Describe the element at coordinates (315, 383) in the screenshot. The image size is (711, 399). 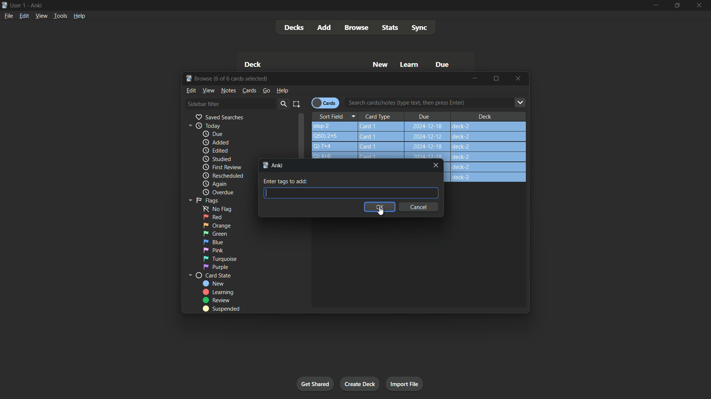
I see `Get started` at that location.